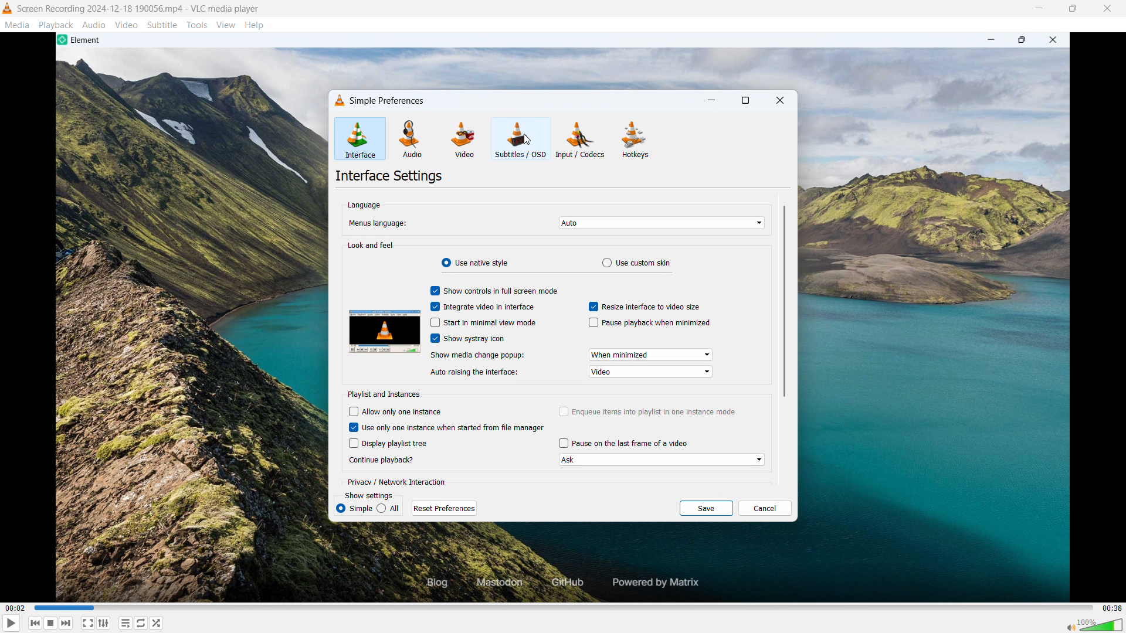 The height and width of the screenshot is (633, 1126). What do you see at coordinates (94, 24) in the screenshot?
I see `audio` at bounding box center [94, 24].